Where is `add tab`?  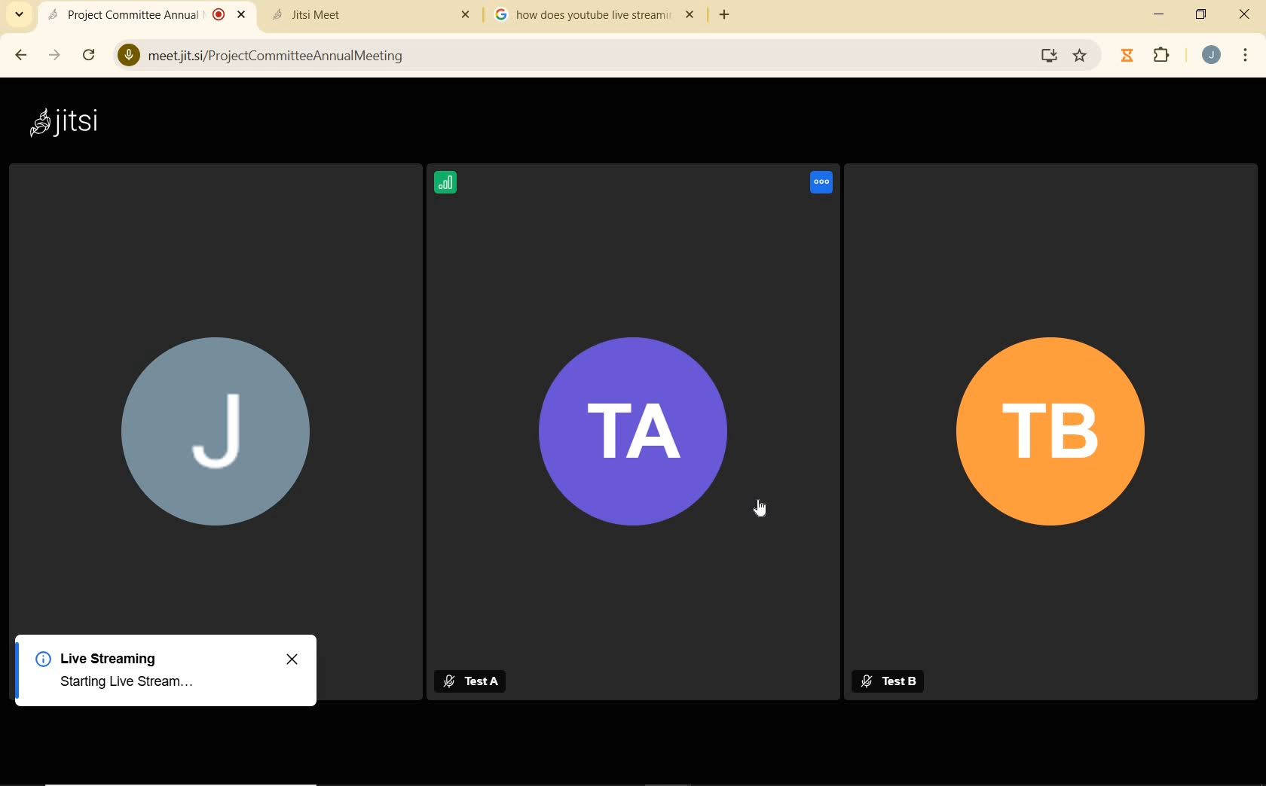 add tab is located at coordinates (729, 15).